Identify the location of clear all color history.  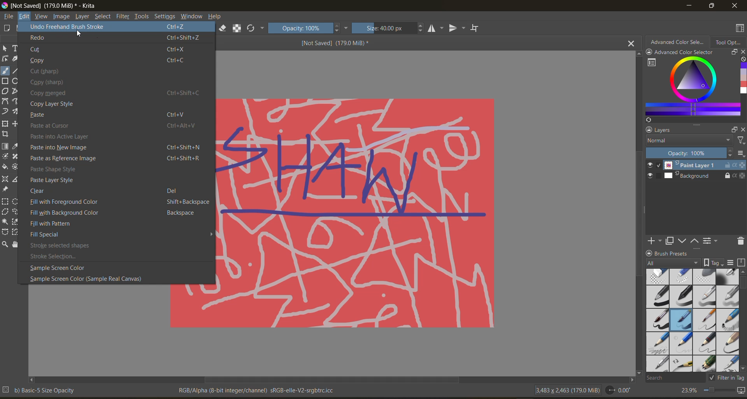
(742, 60).